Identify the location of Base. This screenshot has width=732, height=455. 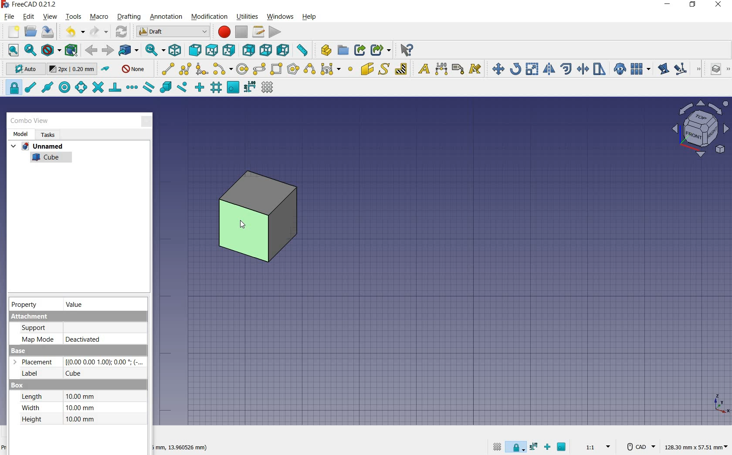
(19, 351).